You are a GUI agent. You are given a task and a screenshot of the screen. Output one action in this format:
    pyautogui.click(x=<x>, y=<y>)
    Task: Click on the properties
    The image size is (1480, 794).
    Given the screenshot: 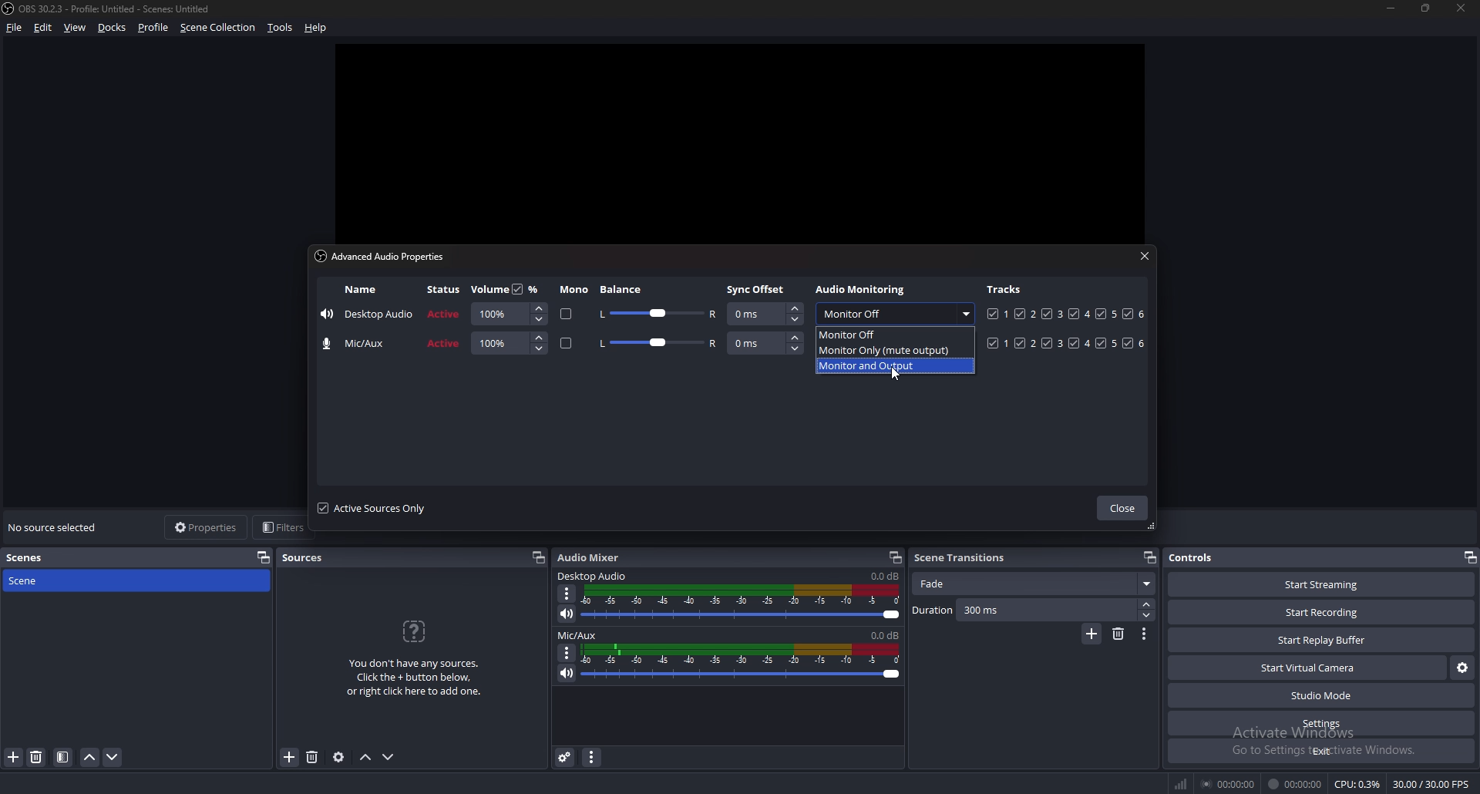 What is the action you would take?
    pyautogui.click(x=204, y=527)
    